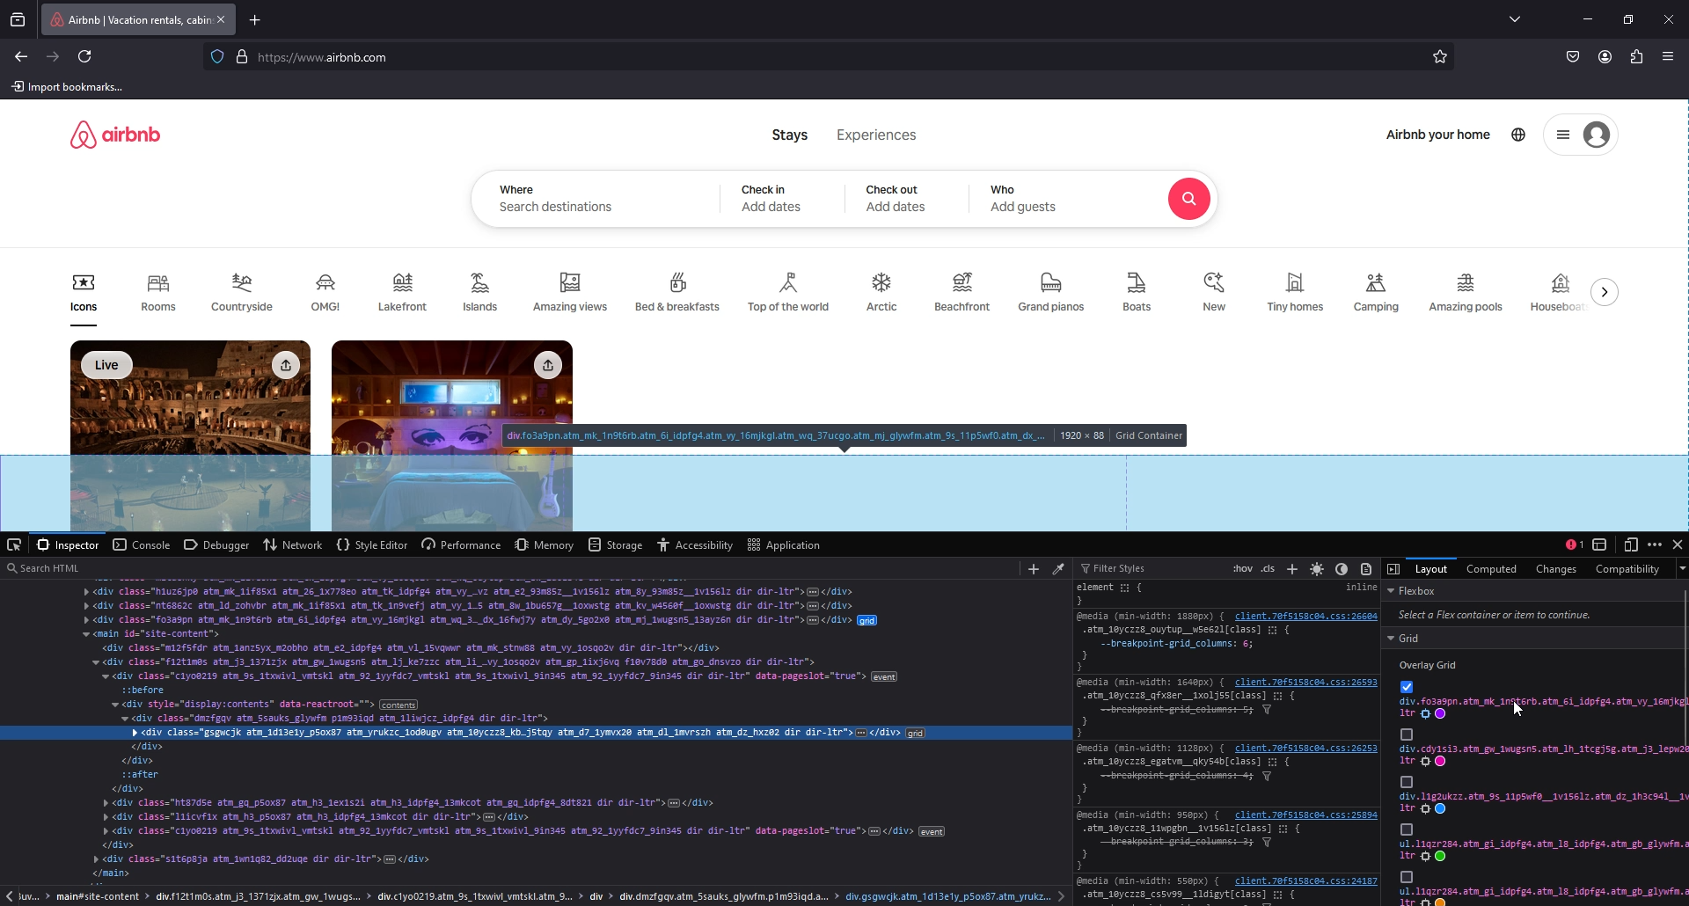 This screenshot has height=906, width=1689. I want to click on toggle classes, so click(1269, 568).